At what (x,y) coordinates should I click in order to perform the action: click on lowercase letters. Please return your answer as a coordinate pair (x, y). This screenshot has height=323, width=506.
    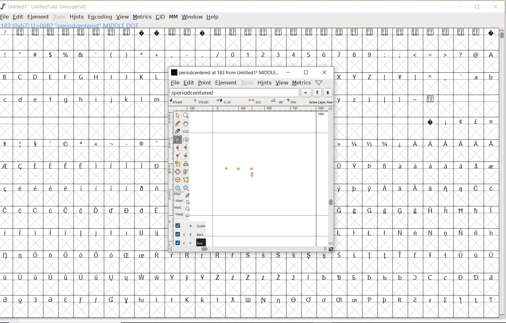
    Looking at the image, I should click on (483, 78).